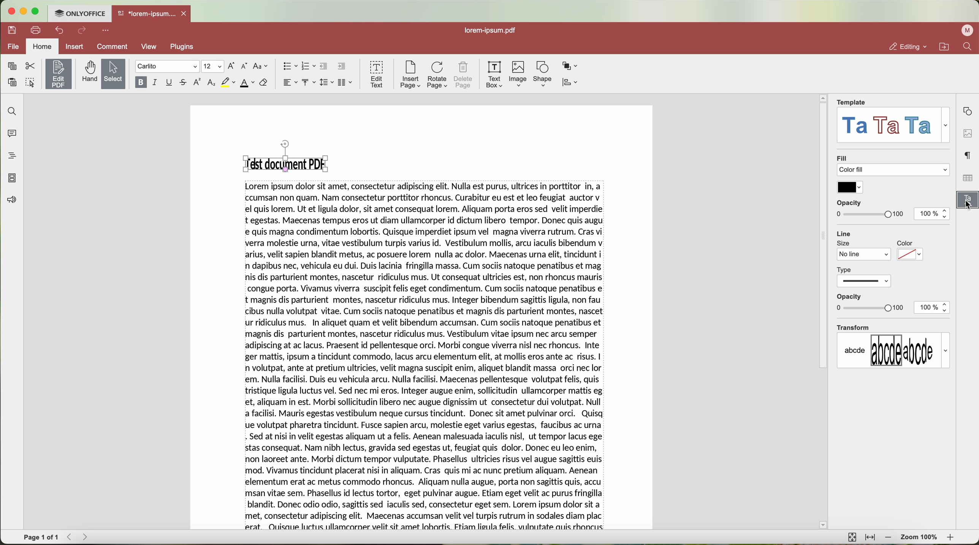 This screenshot has height=545, width=979. What do you see at coordinates (969, 111) in the screenshot?
I see `shape settings` at bounding box center [969, 111].